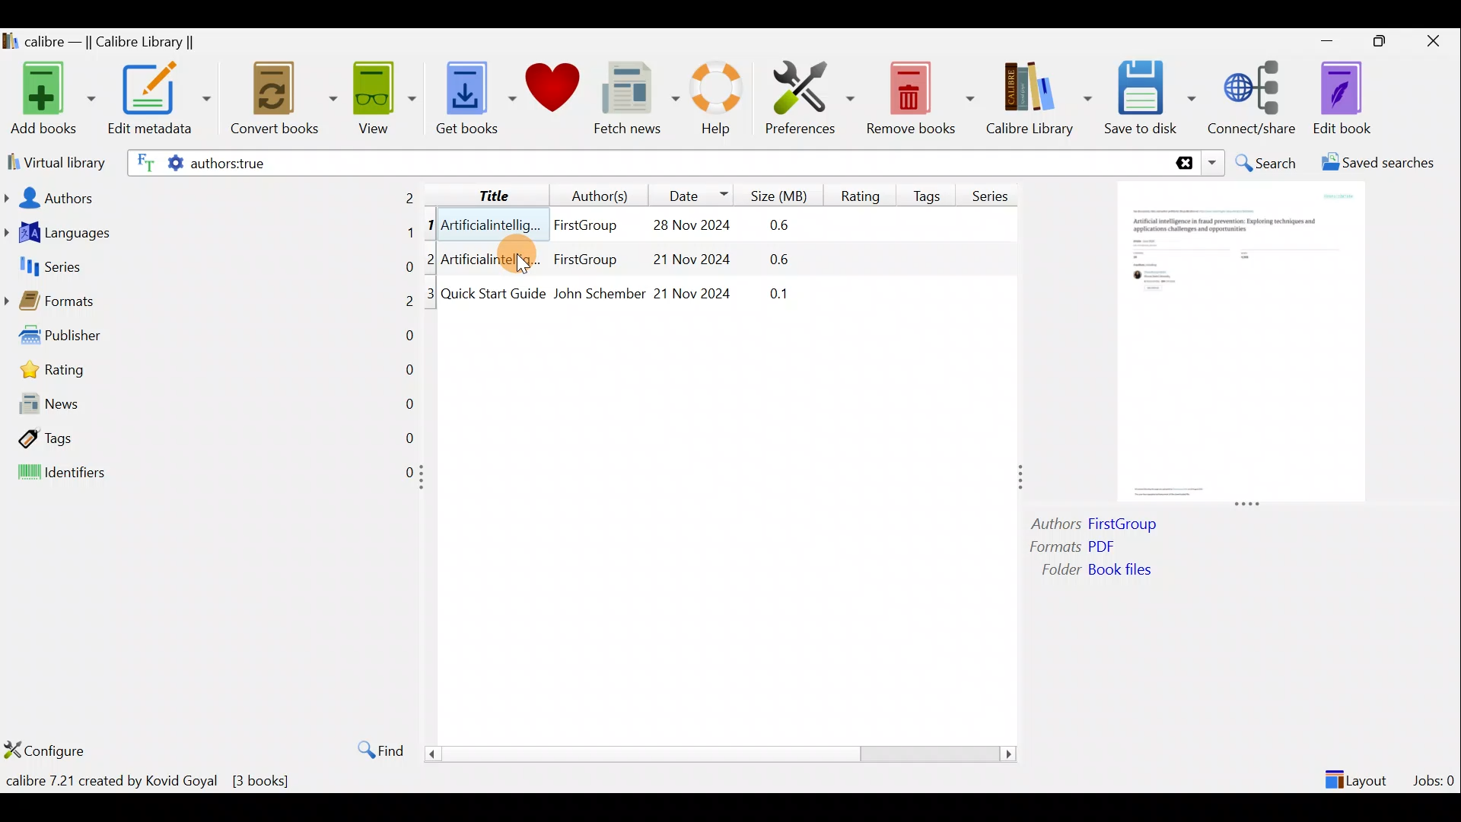 The height and width of the screenshot is (822, 1461). I want to click on Artificialintellig..., so click(492, 224).